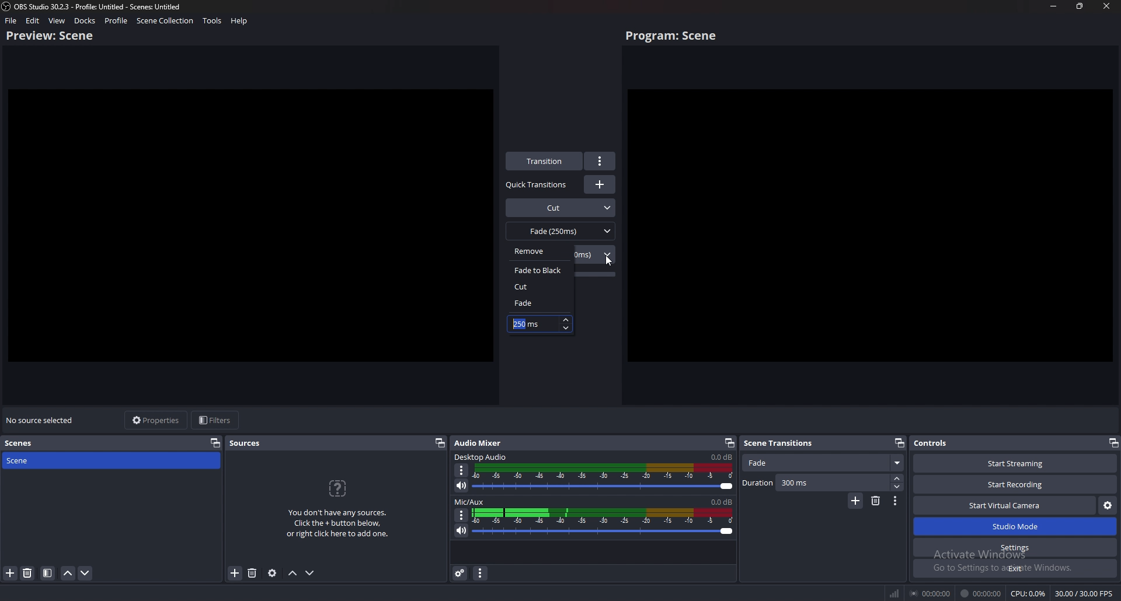  What do you see at coordinates (165, 21) in the screenshot?
I see `scene collection` at bounding box center [165, 21].